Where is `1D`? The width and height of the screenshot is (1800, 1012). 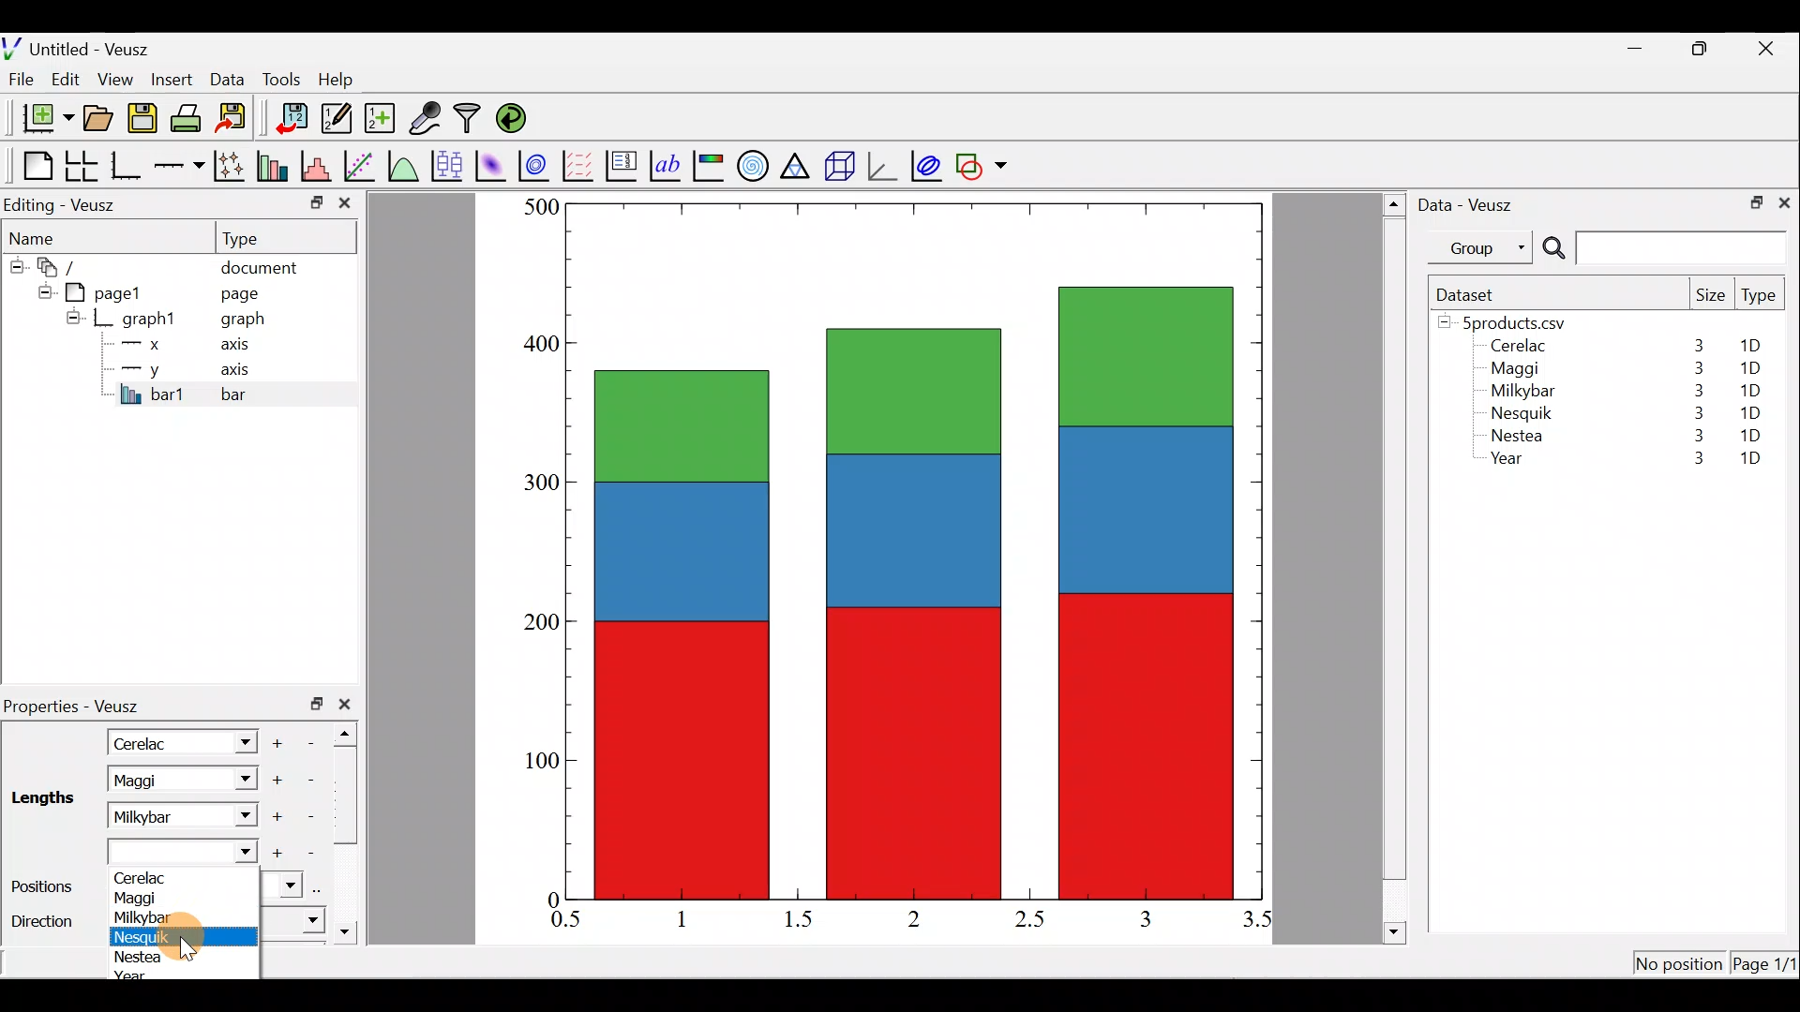
1D is located at coordinates (1750, 435).